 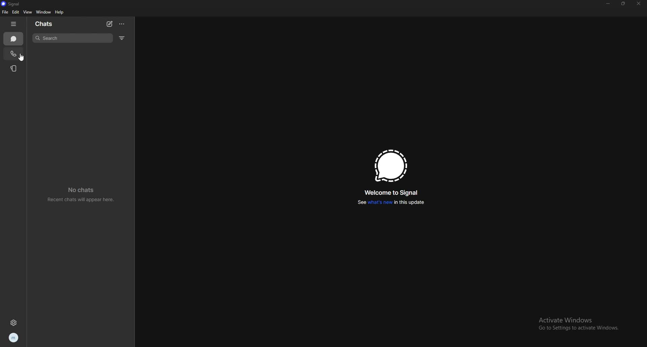 What do you see at coordinates (43, 12) in the screenshot?
I see `window` at bounding box center [43, 12].